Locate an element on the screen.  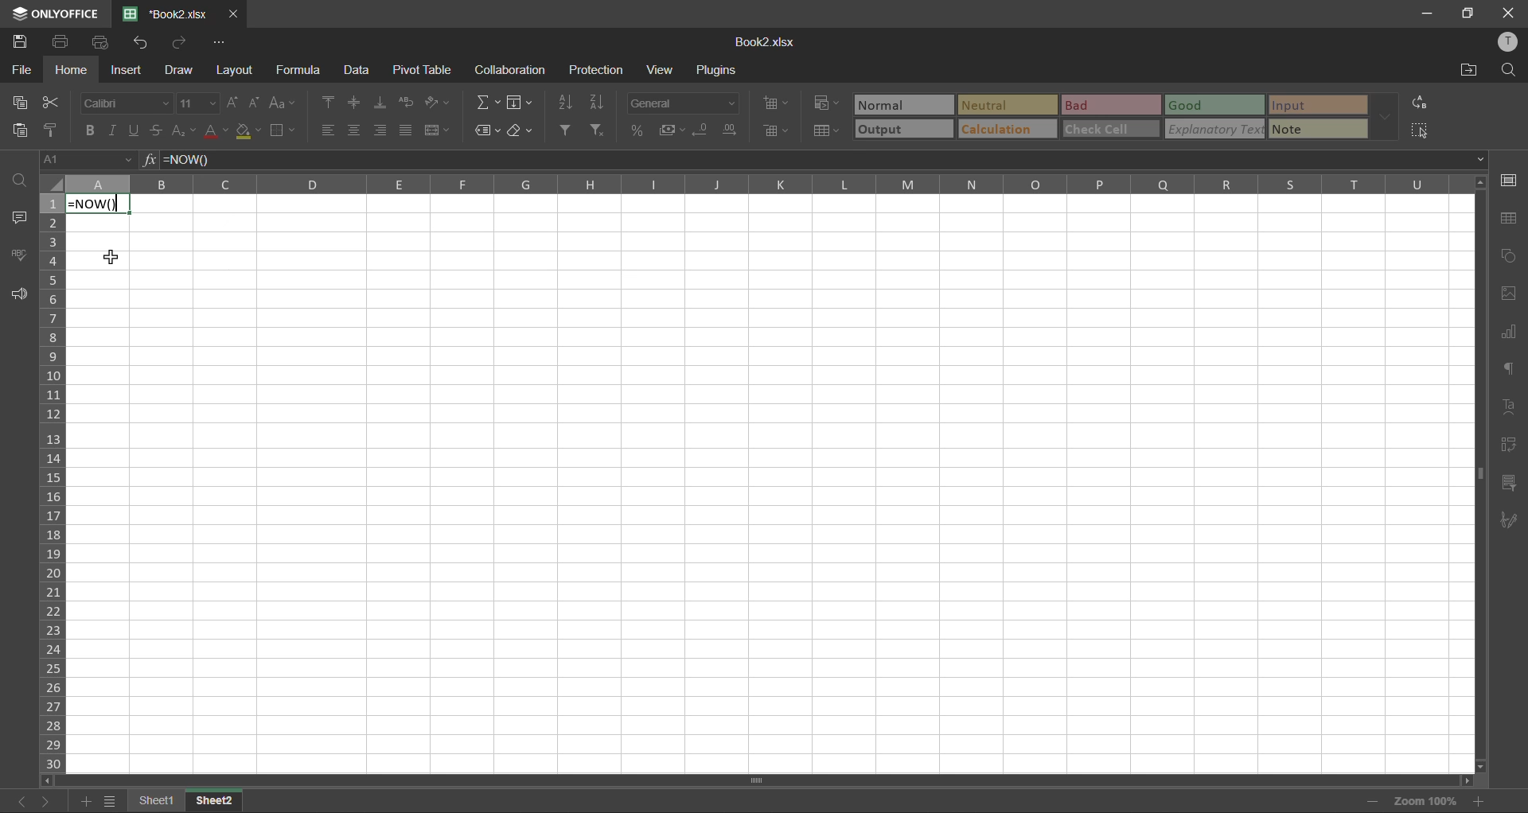
italic is located at coordinates (113, 130).